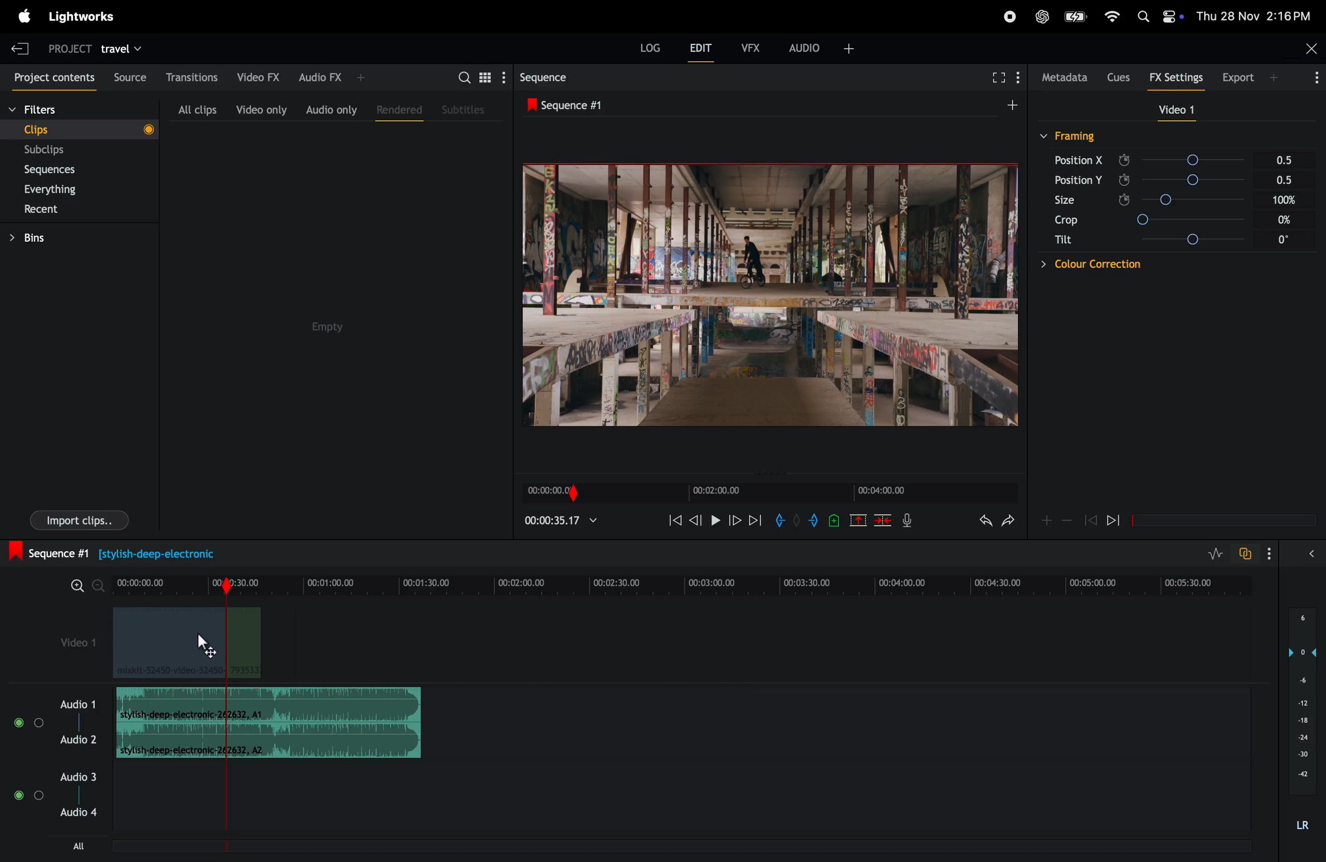 Image resolution: width=1326 pixels, height=862 pixels. Describe the element at coordinates (42, 211) in the screenshot. I see `recent` at that location.